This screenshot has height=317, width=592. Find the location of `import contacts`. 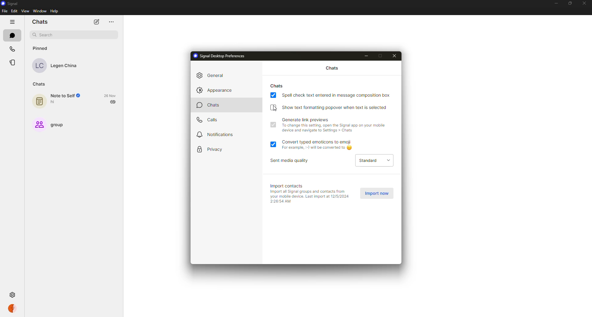

import contacts is located at coordinates (289, 186).